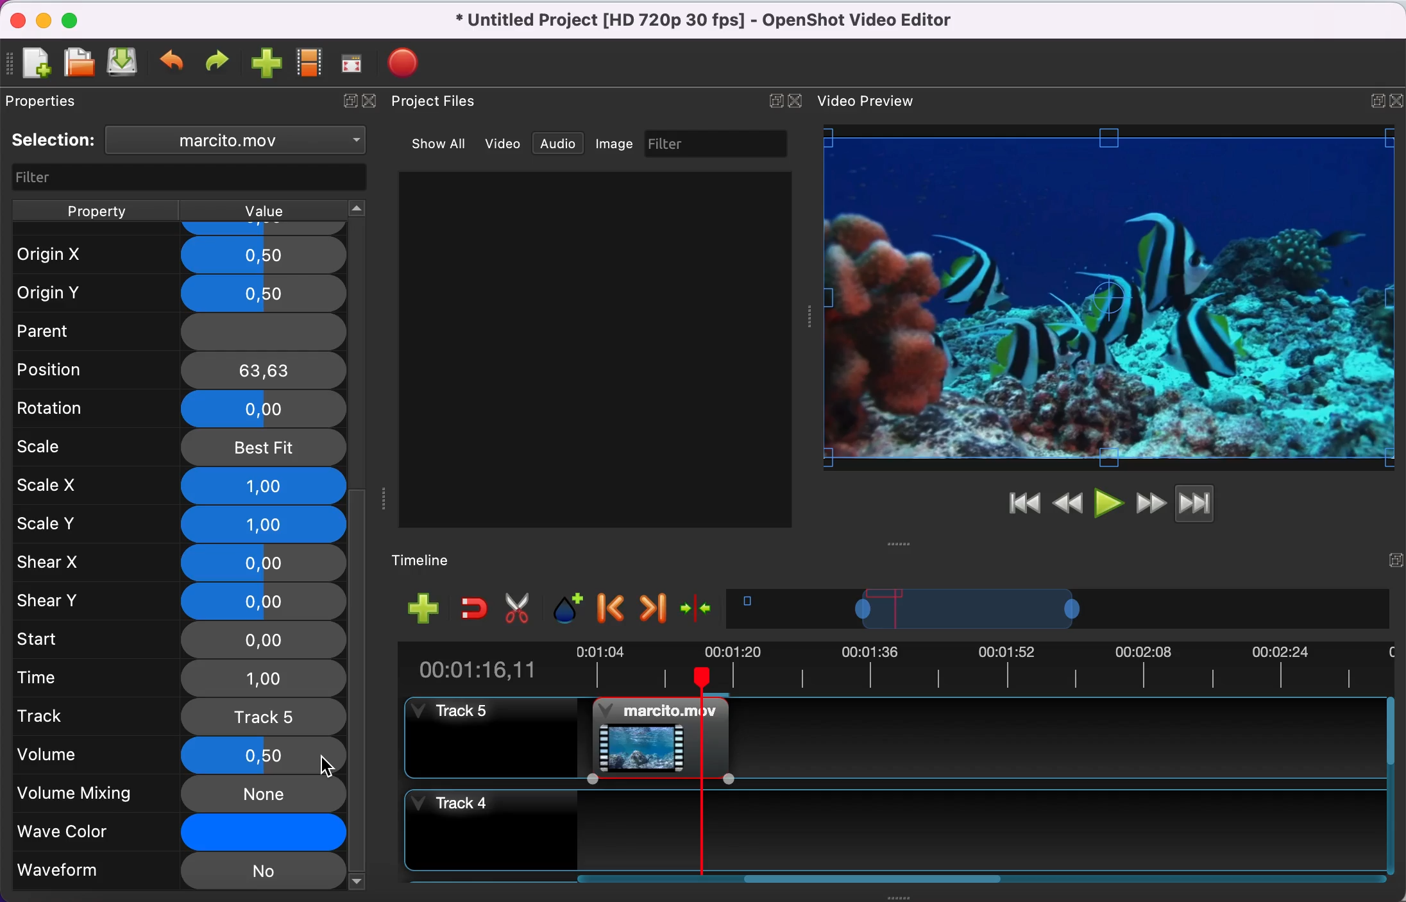  Describe the element at coordinates (181, 447) in the screenshot. I see `scale best fit` at that location.